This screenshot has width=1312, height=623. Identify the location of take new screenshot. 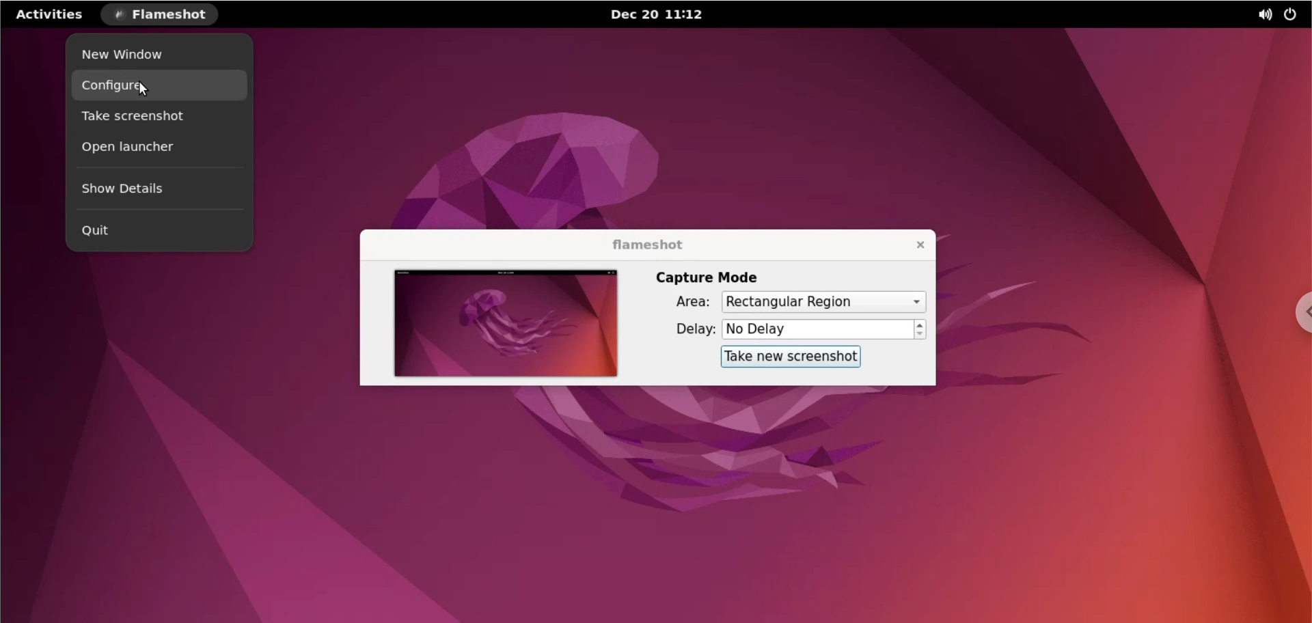
(791, 358).